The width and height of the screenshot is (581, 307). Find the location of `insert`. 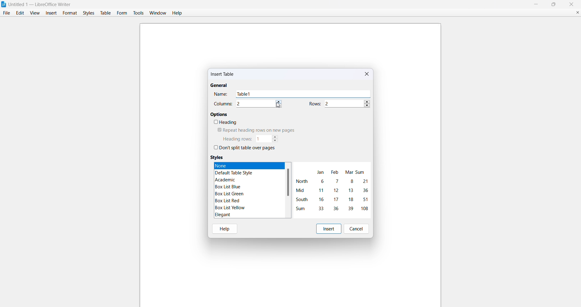

insert is located at coordinates (328, 228).